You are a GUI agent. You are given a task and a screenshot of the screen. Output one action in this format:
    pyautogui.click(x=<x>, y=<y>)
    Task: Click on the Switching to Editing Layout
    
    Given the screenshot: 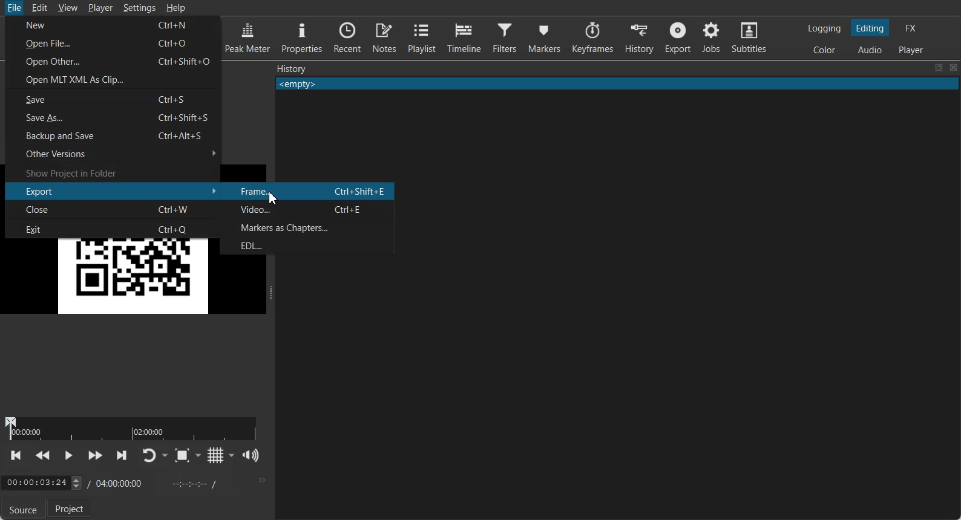 What is the action you would take?
    pyautogui.click(x=869, y=28)
    